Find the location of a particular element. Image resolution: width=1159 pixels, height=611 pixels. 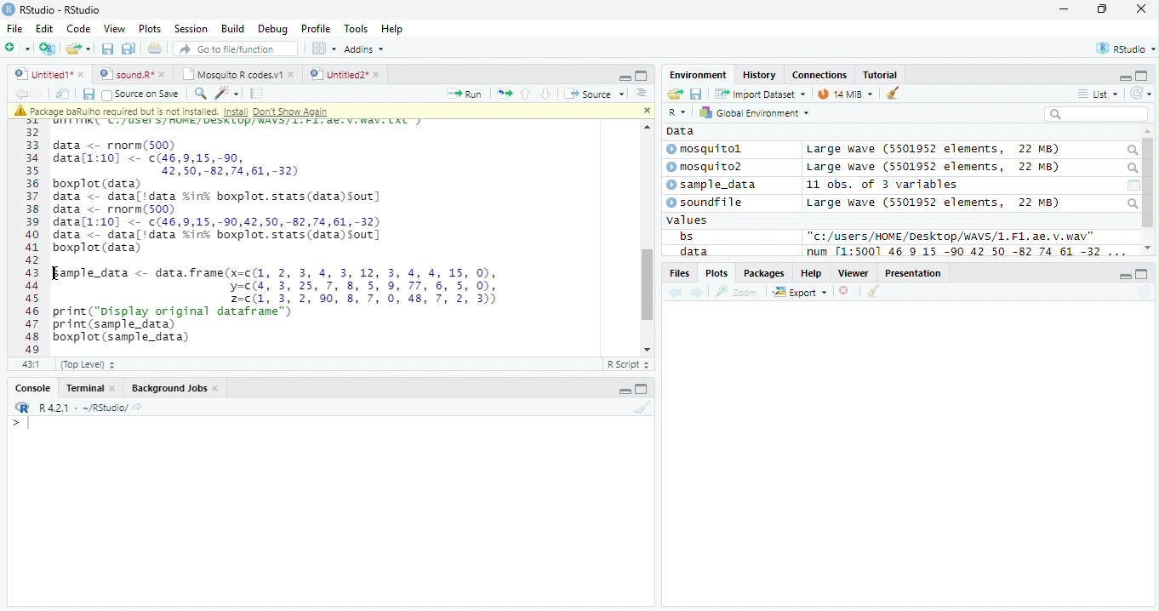

Find is located at coordinates (200, 94).